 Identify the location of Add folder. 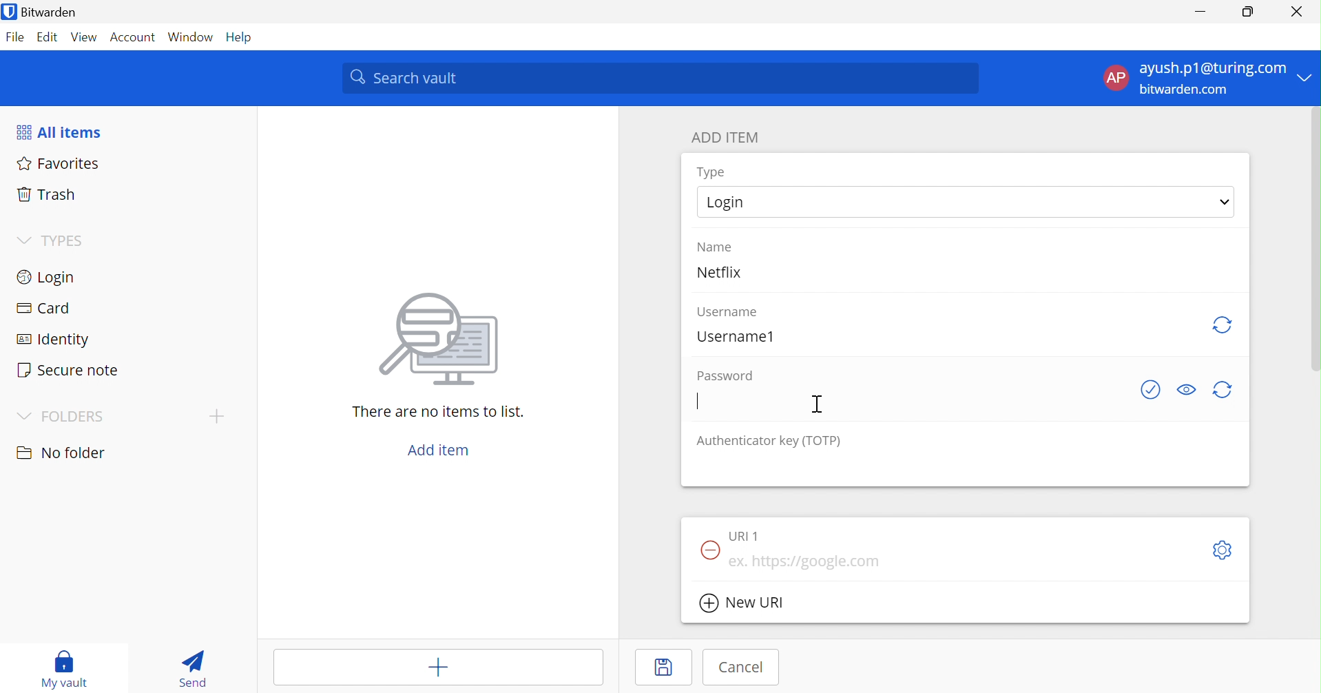
(217, 417).